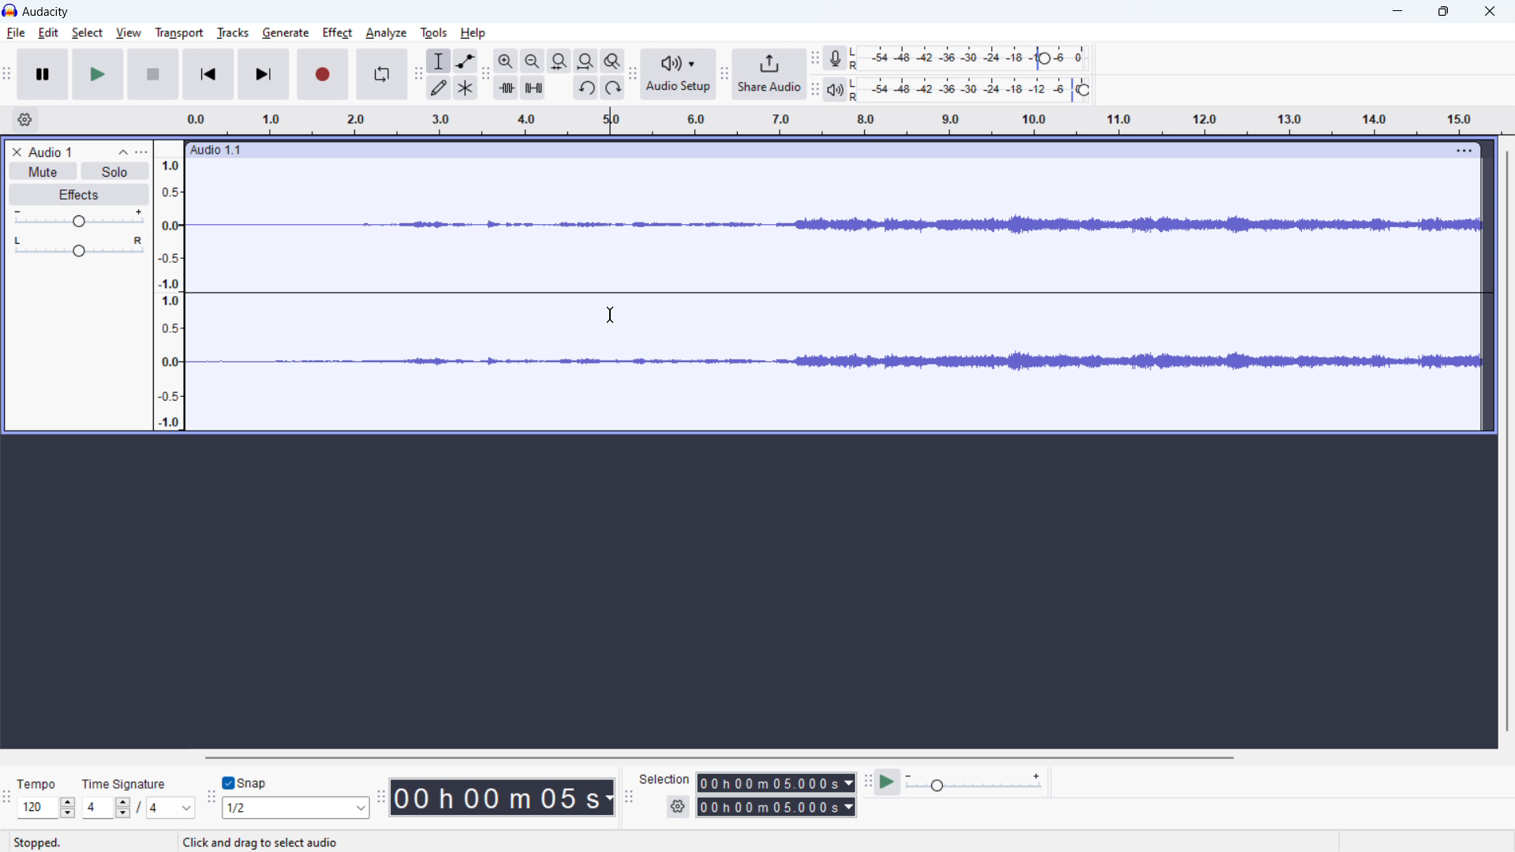 The image size is (1515, 852). Describe the element at coordinates (533, 88) in the screenshot. I see `silence audio selection` at that location.